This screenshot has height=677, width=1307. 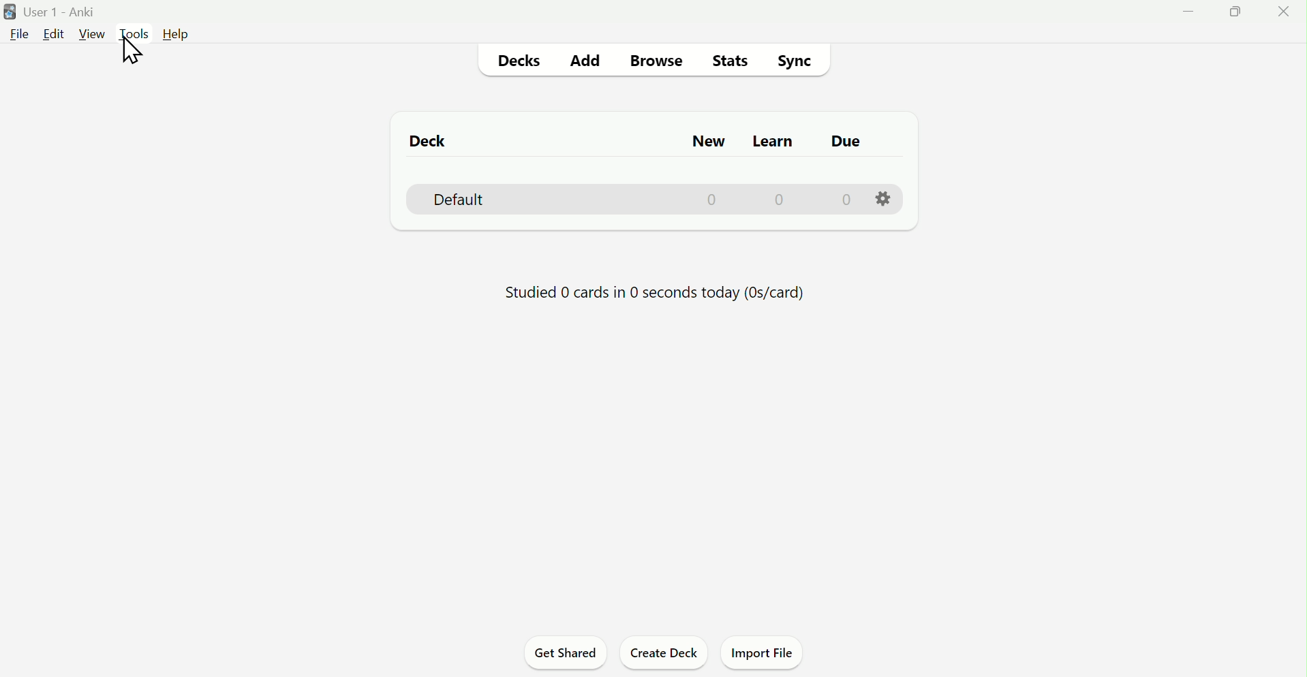 I want to click on Decks, so click(x=522, y=61).